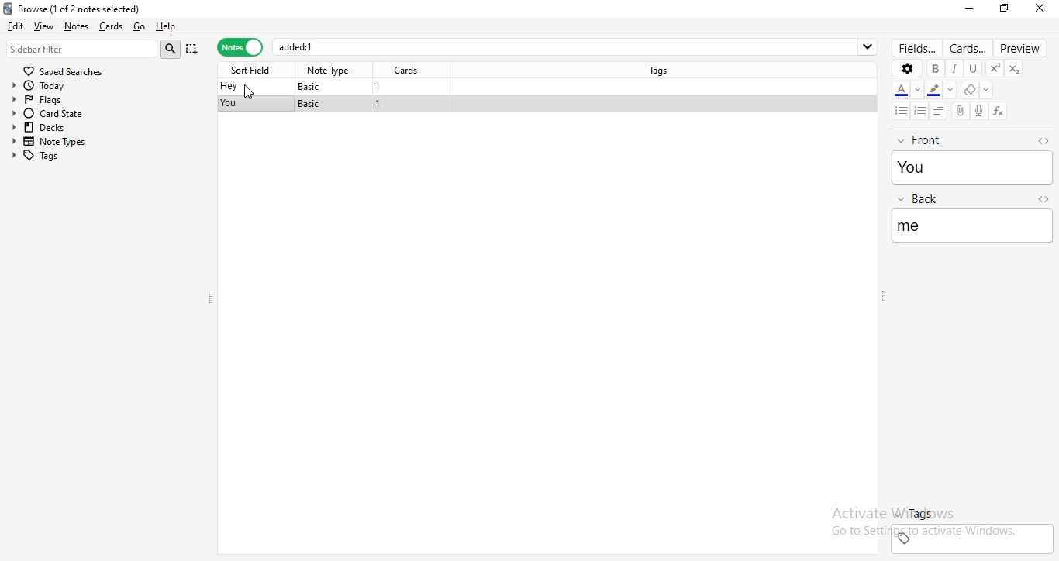 This screenshot has width=1059, height=561. What do you see at coordinates (138, 27) in the screenshot?
I see `go` at bounding box center [138, 27].